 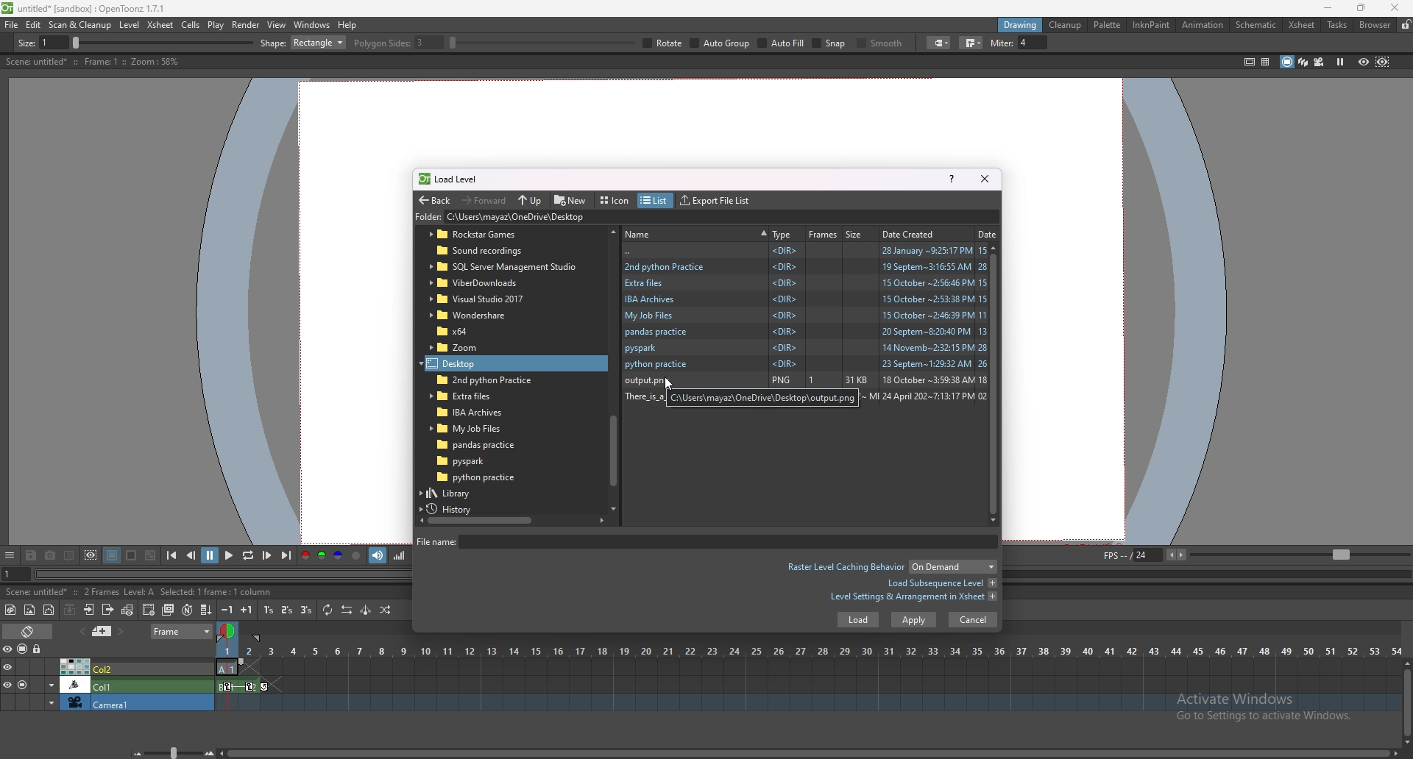 What do you see at coordinates (1407, 702) in the screenshot?
I see `scroll bar` at bounding box center [1407, 702].